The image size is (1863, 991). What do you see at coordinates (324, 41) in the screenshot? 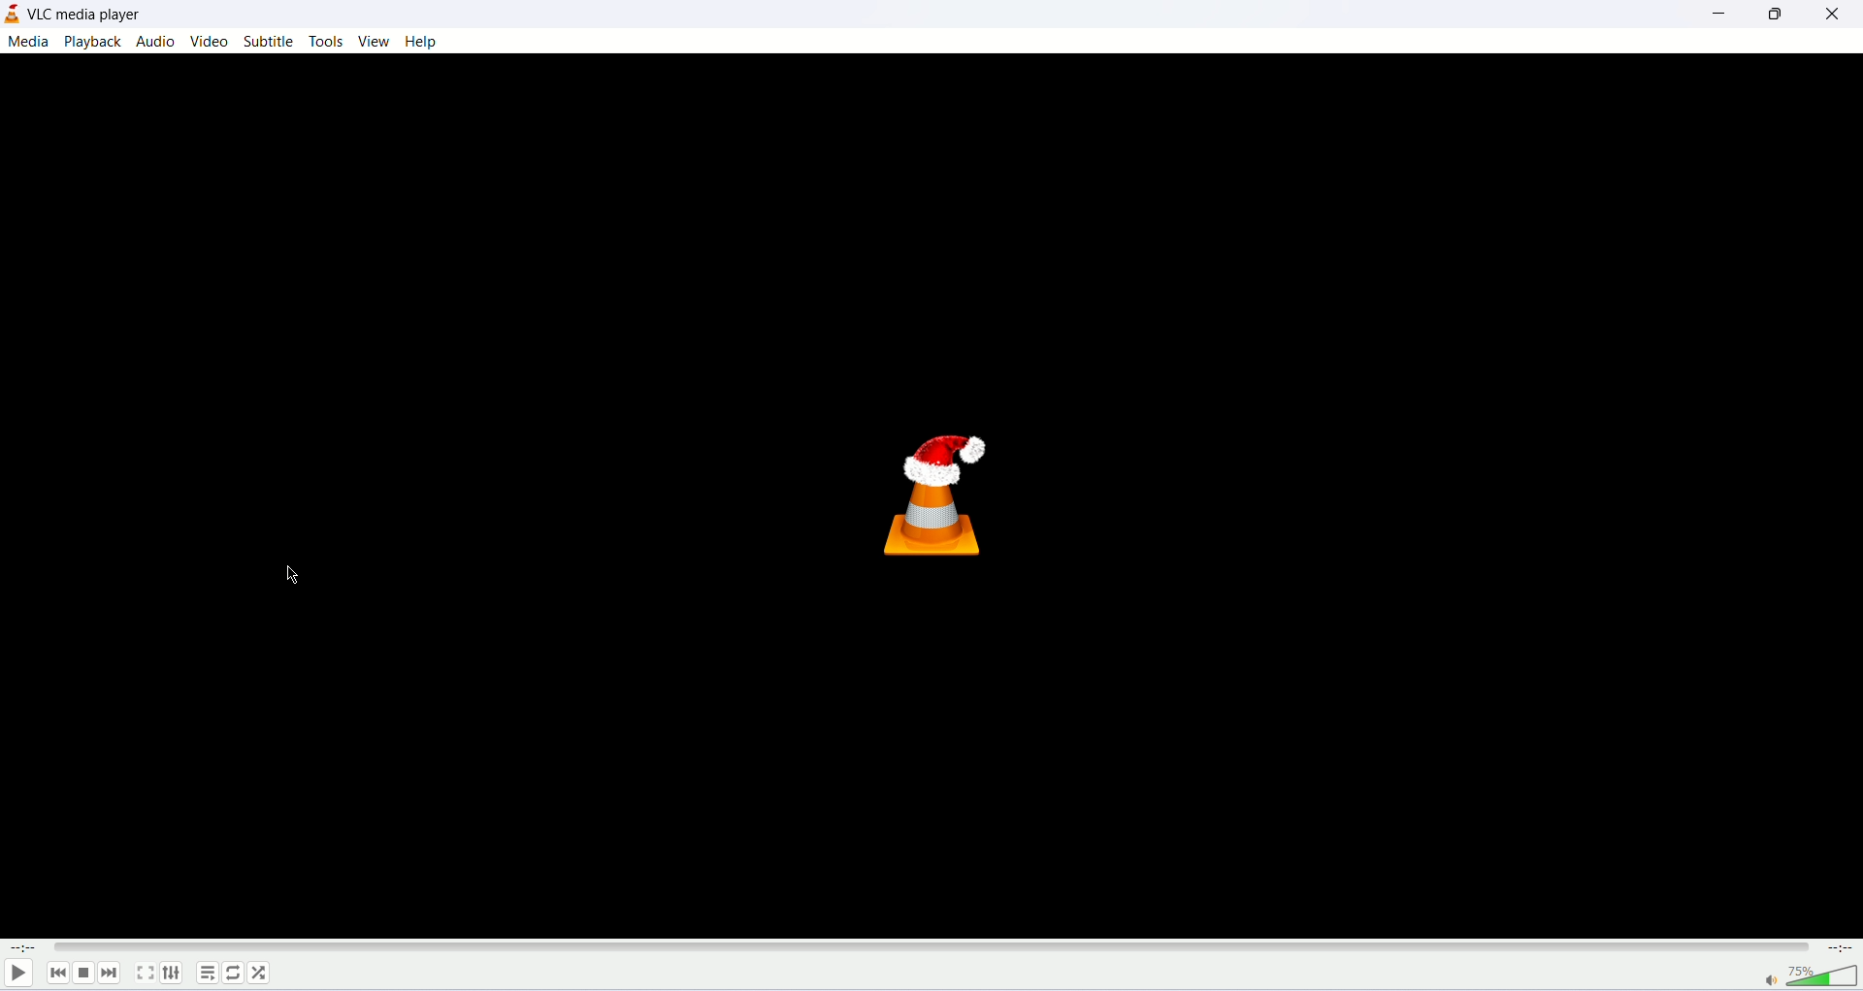
I see `tools` at bounding box center [324, 41].